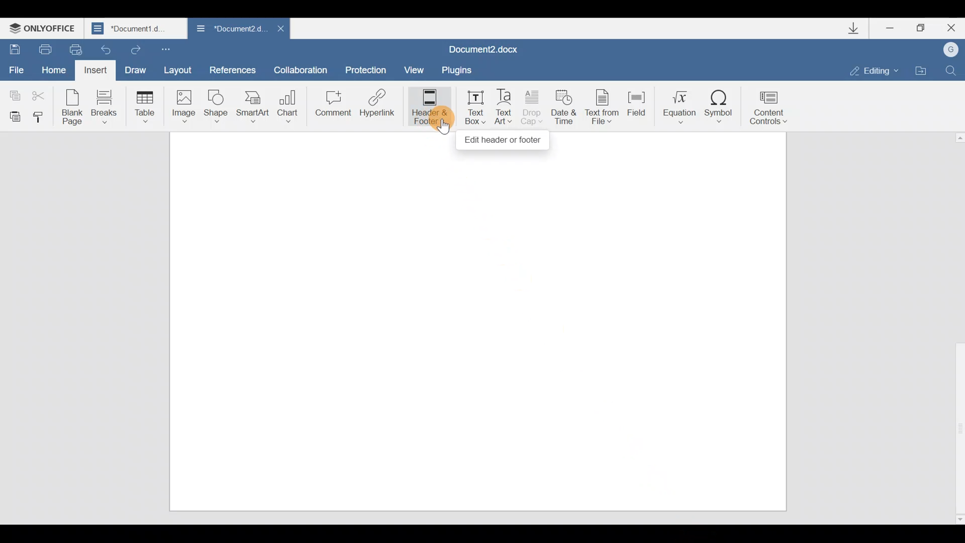 Image resolution: width=965 pixels, height=543 pixels. Describe the element at coordinates (564, 105) in the screenshot. I see `Date & time` at that location.